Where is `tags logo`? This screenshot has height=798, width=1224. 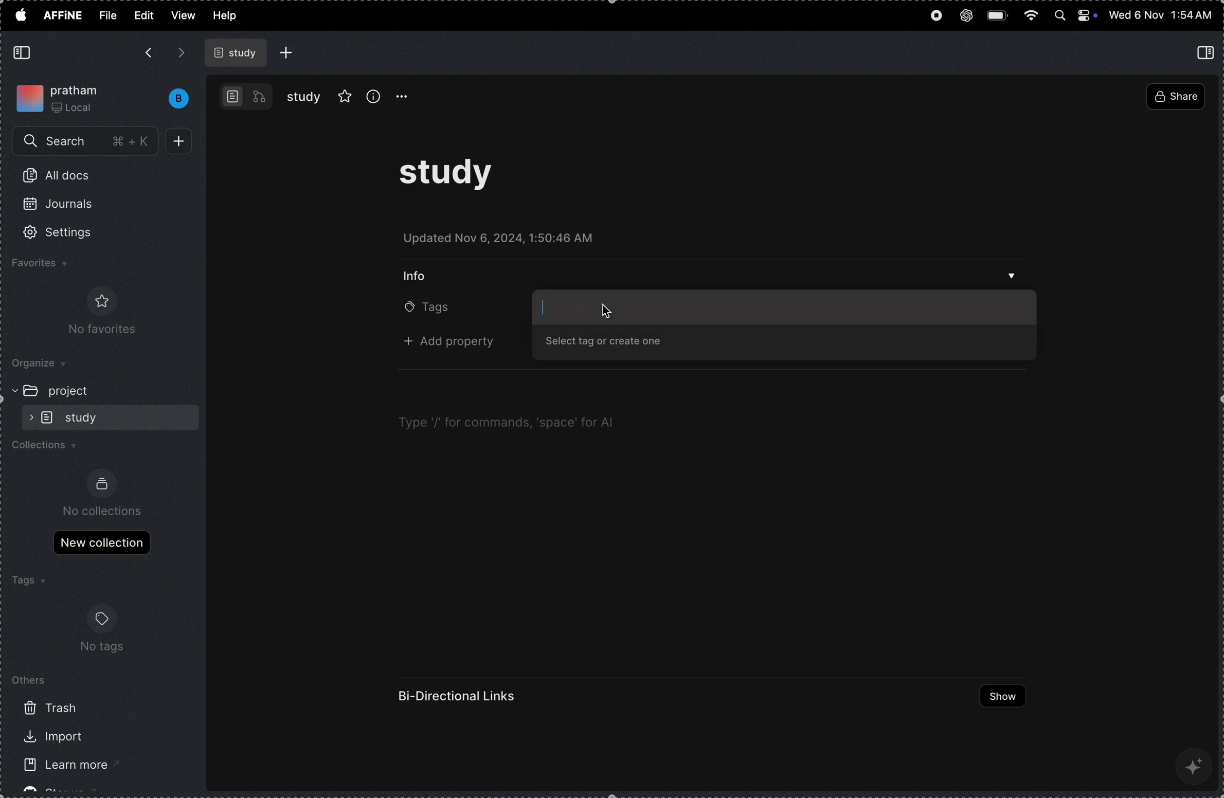 tags logo is located at coordinates (102, 618).